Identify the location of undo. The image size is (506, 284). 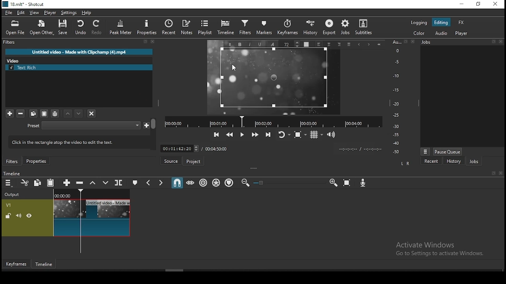
(80, 27).